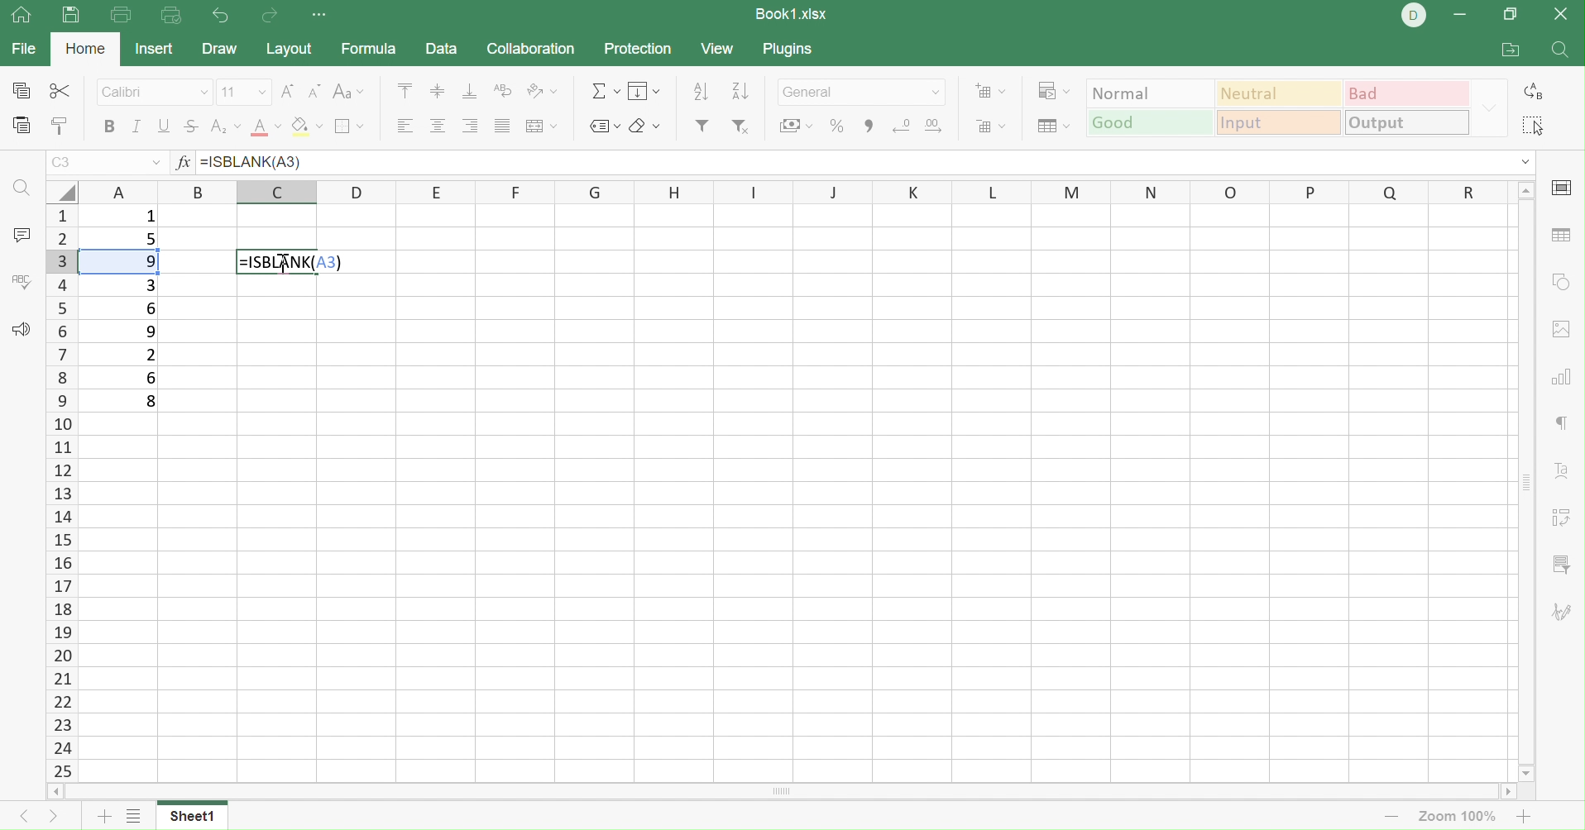  What do you see at coordinates (1511, 51) in the screenshot?
I see `Open file location` at bounding box center [1511, 51].